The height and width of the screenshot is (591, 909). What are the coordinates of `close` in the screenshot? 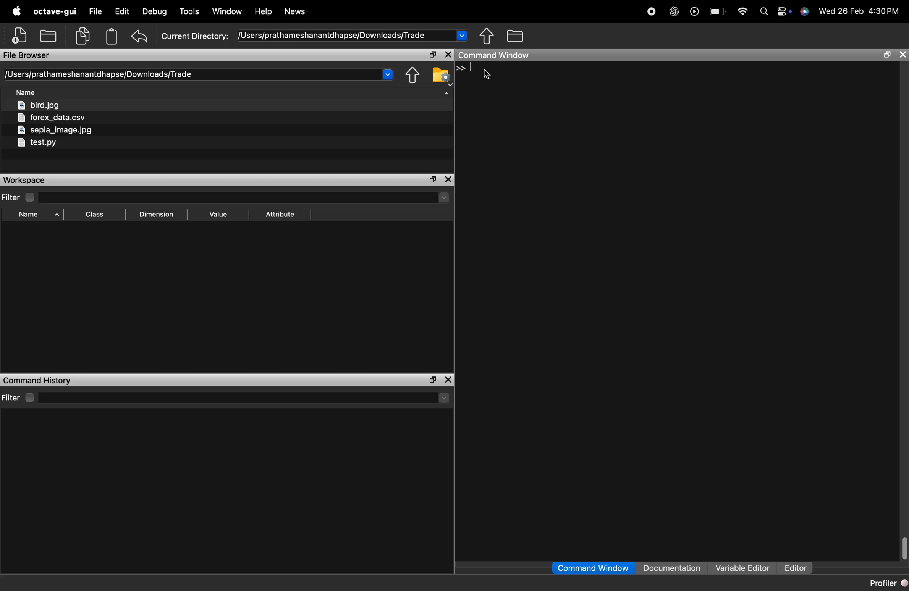 It's located at (902, 55).